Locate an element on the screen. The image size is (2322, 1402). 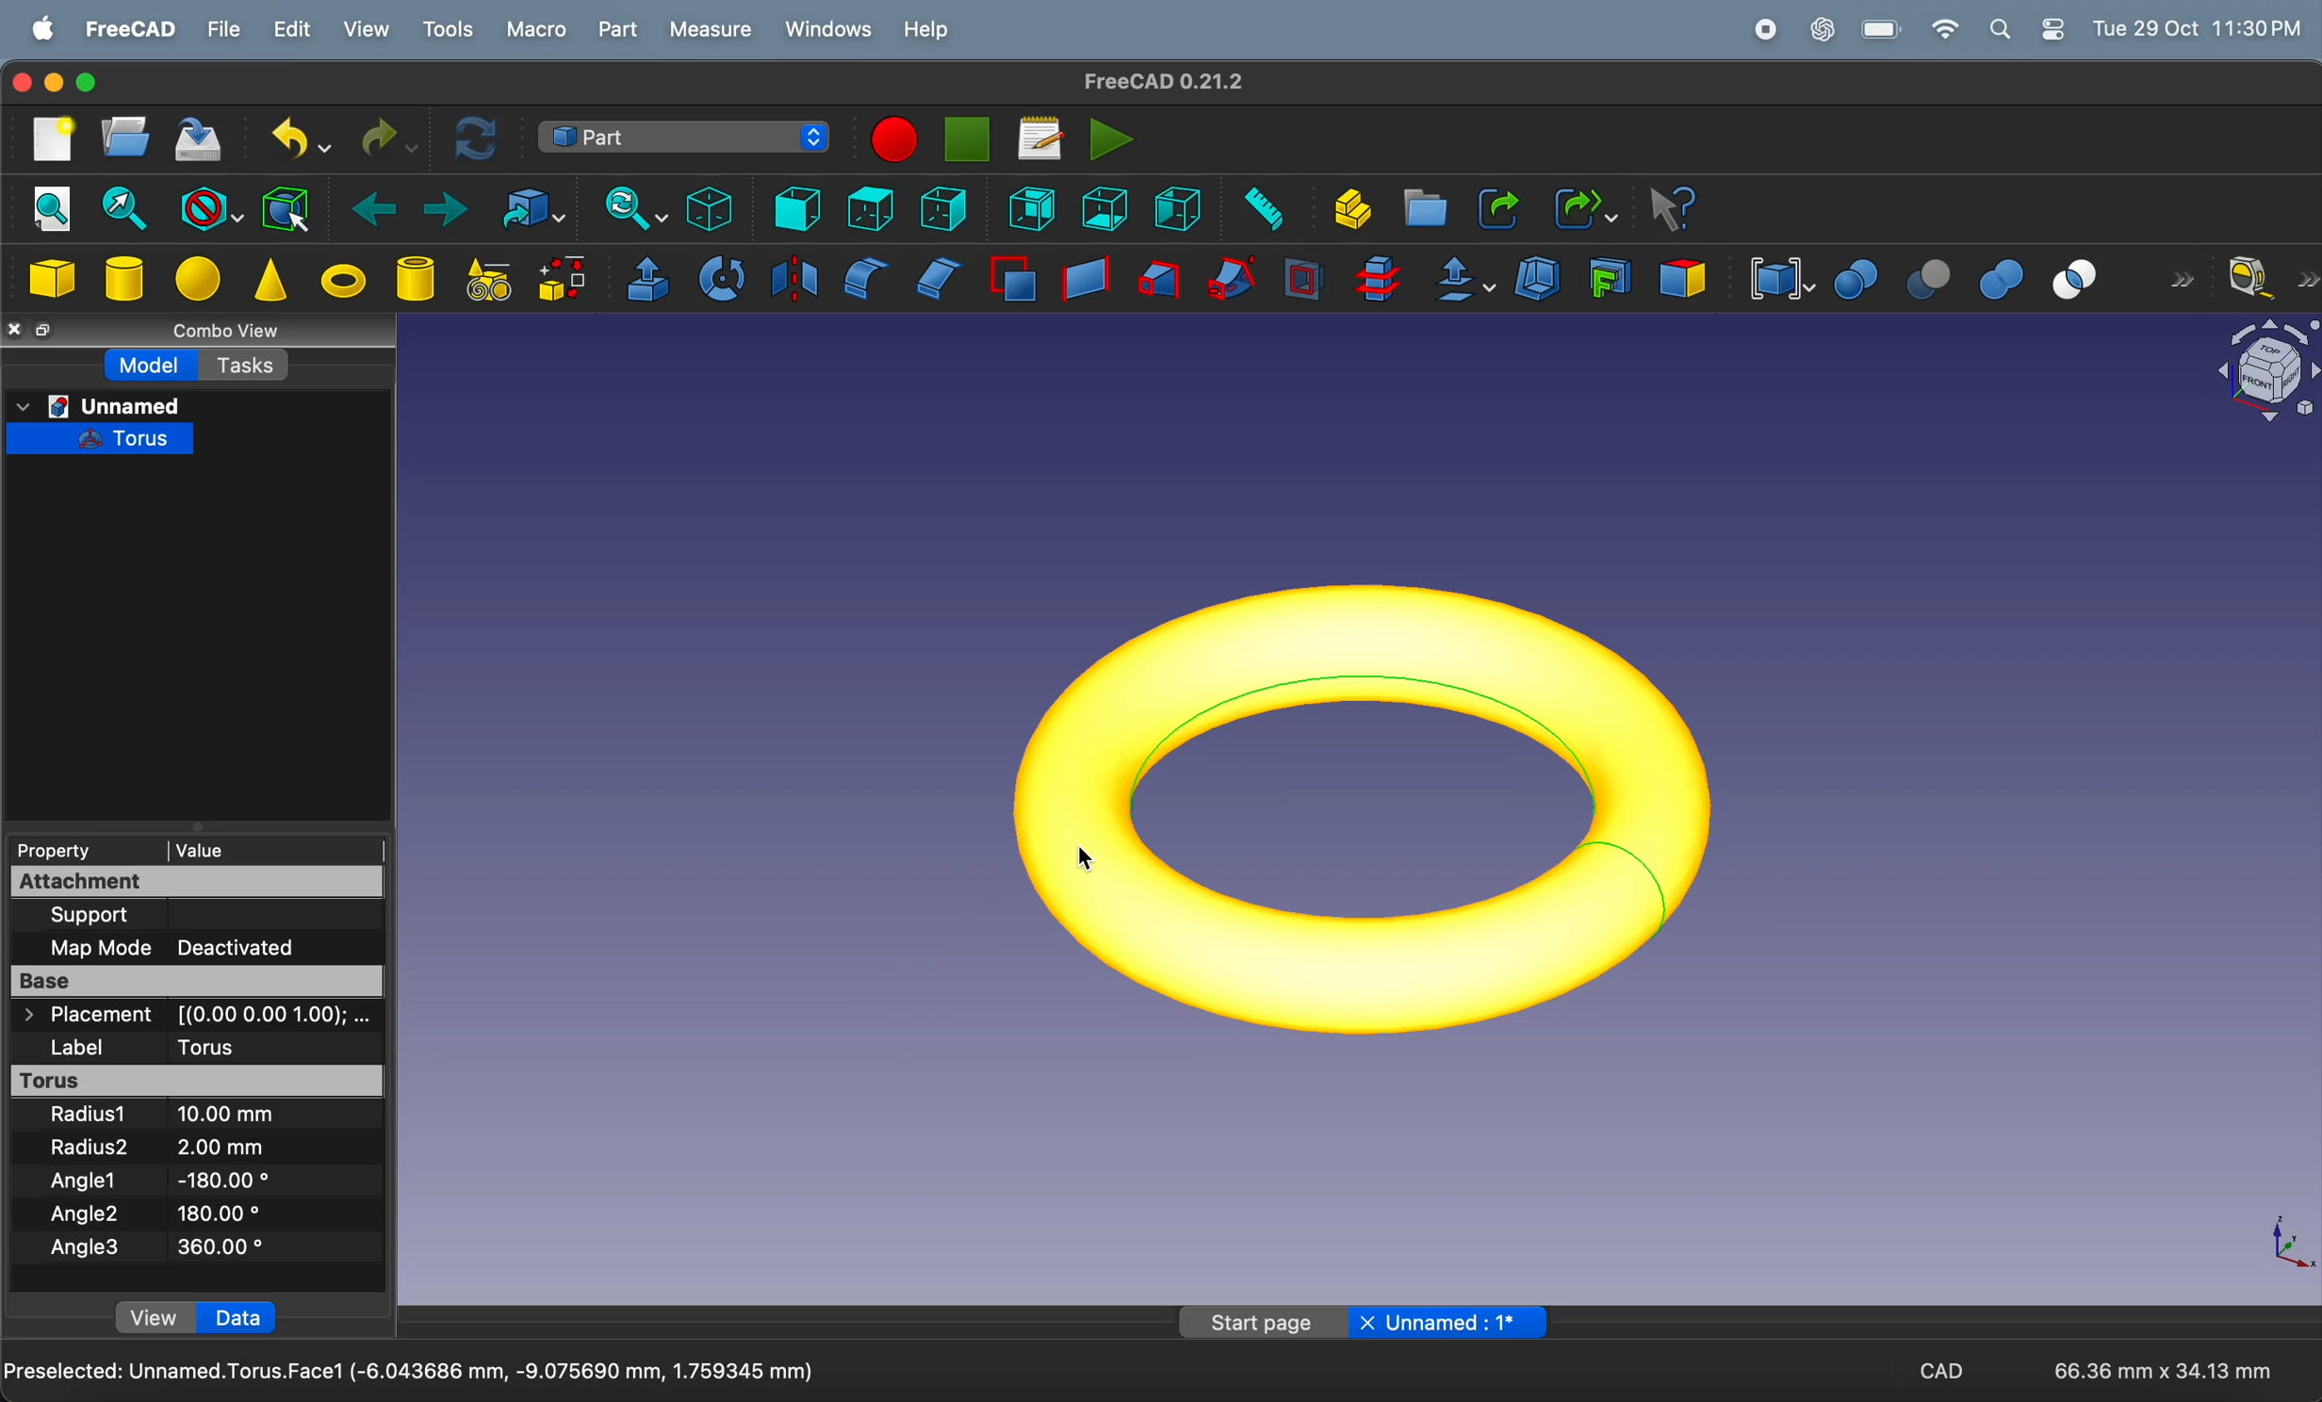
base is located at coordinates (200, 981).